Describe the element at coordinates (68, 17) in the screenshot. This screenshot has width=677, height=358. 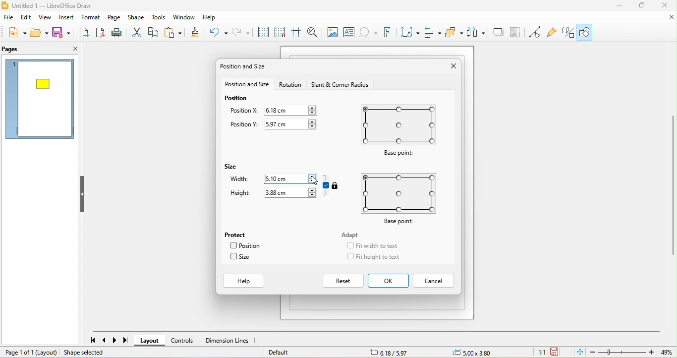
I see `insert` at that location.